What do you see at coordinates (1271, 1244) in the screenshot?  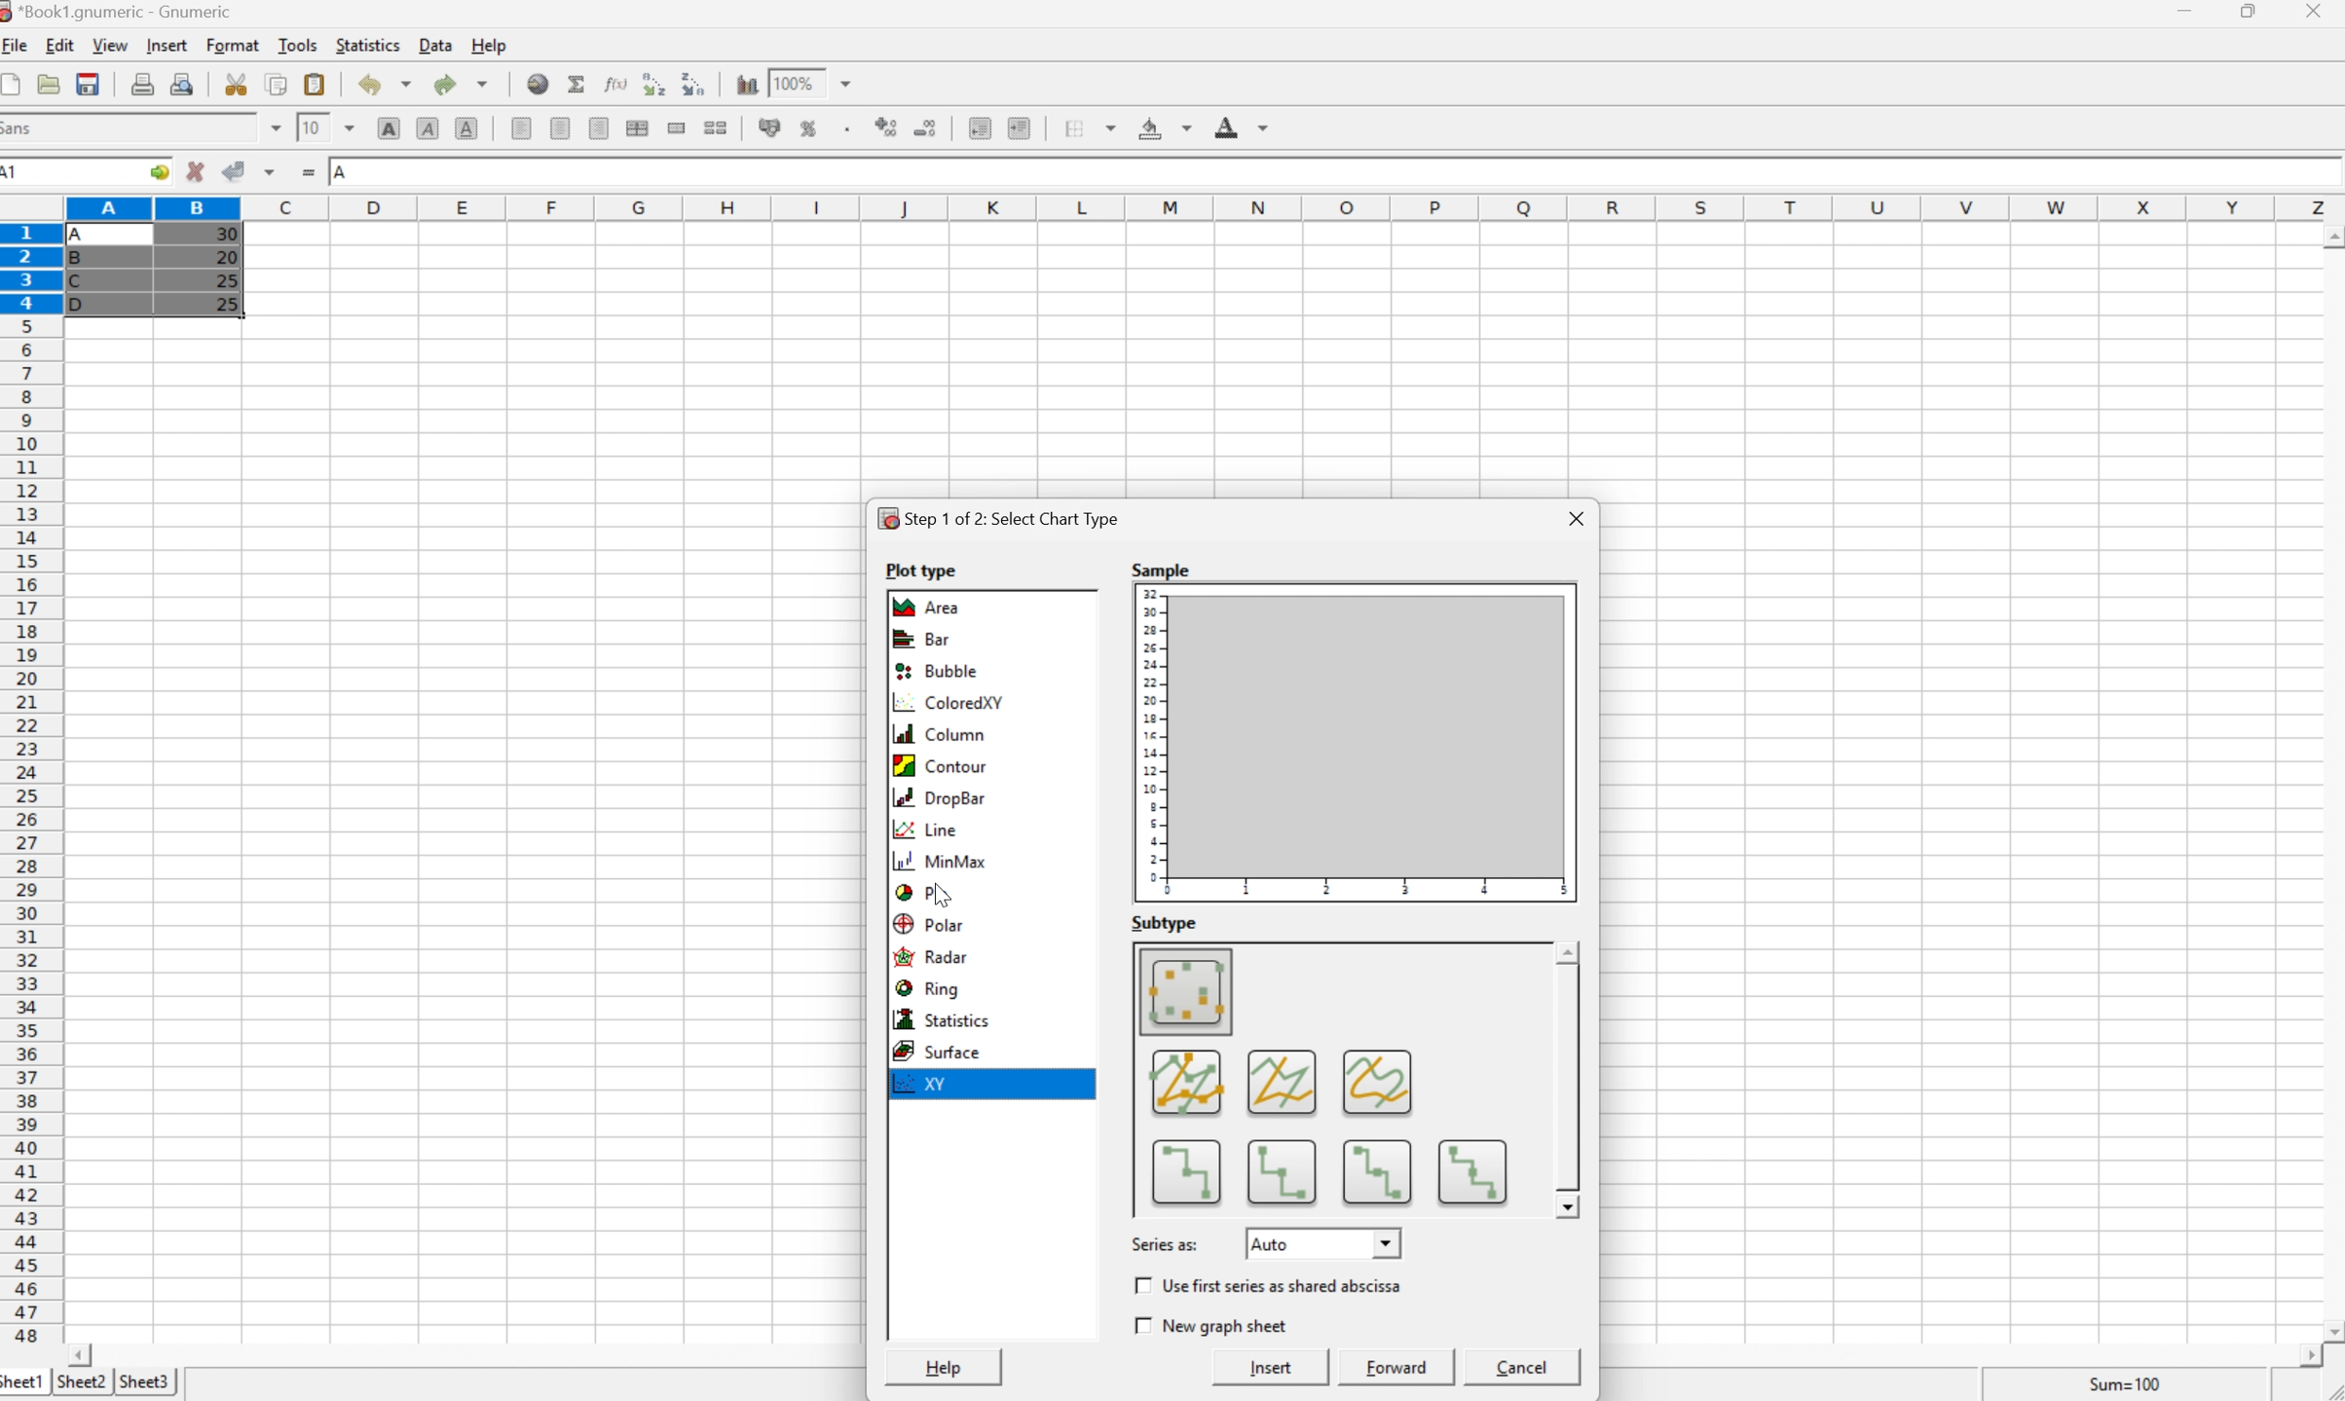 I see `Auto` at bounding box center [1271, 1244].